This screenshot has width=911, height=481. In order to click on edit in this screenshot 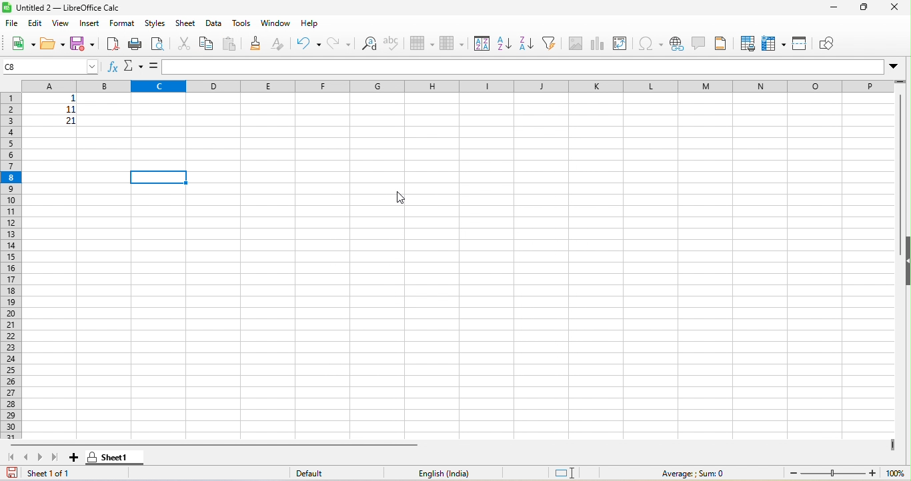, I will do `click(34, 23)`.